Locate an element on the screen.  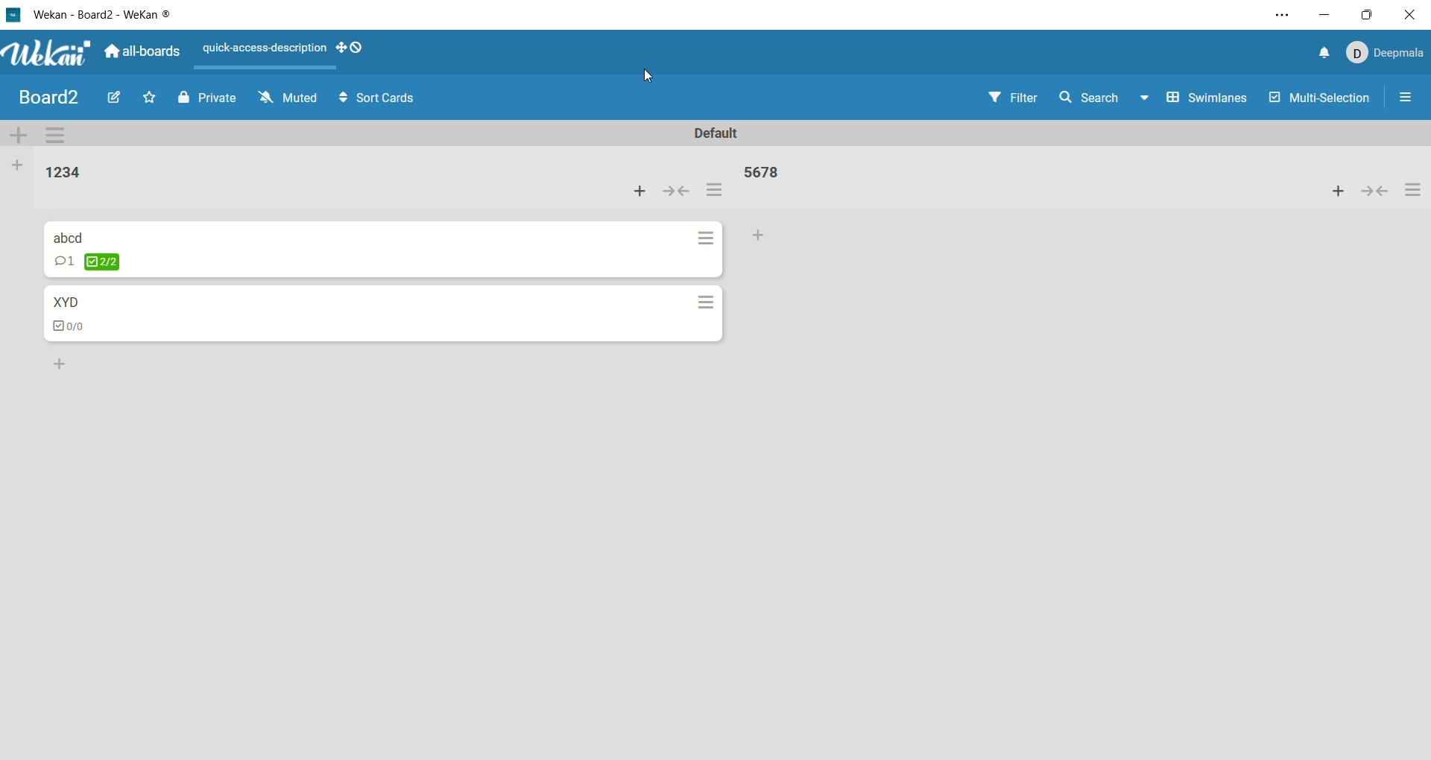
swimlanes is located at coordinates (1206, 100).